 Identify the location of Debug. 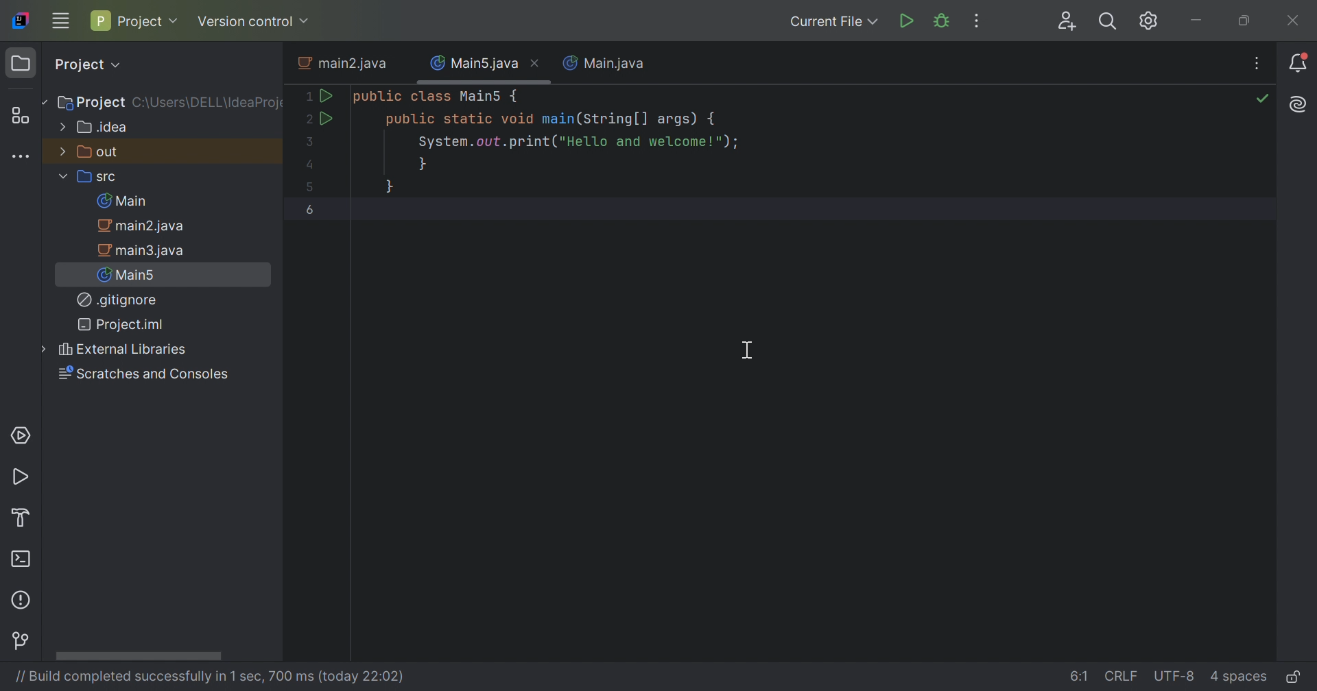
(945, 21).